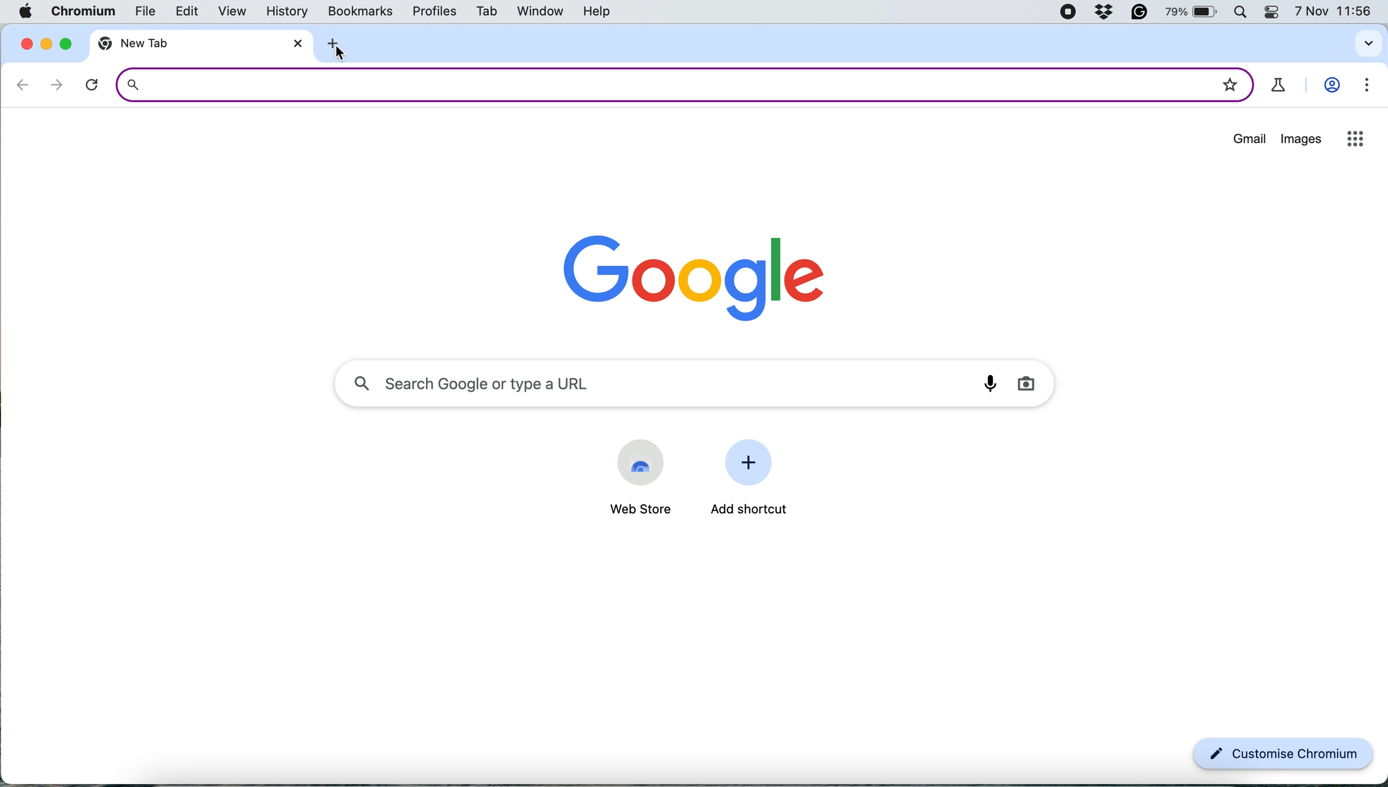 The width and height of the screenshot is (1388, 787). I want to click on minimise, so click(48, 44).